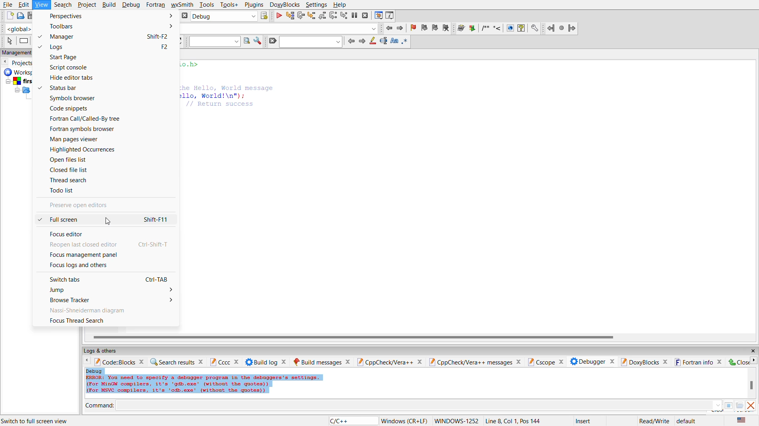  What do you see at coordinates (391, 16) in the screenshot?
I see `various info` at bounding box center [391, 16].